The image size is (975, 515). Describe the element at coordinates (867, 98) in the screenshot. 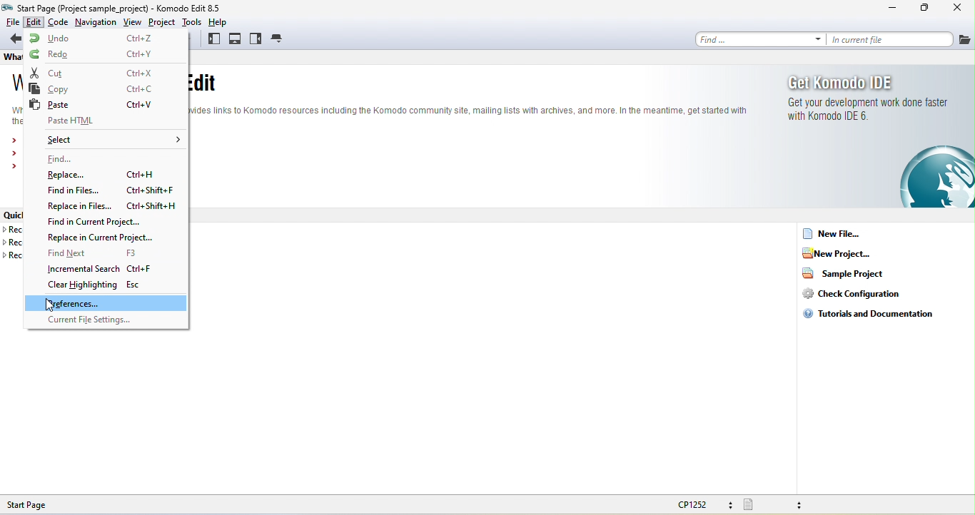

I see `get komodo ide` at that location.